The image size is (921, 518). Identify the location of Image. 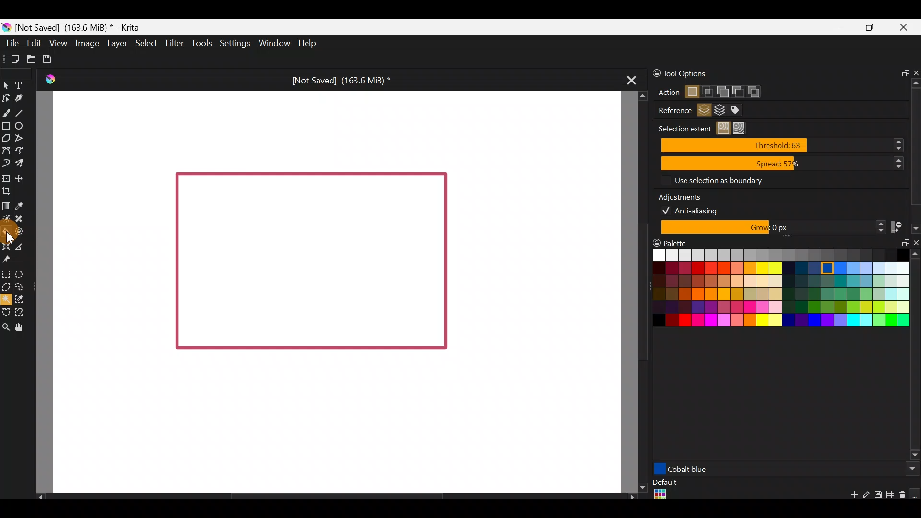
(87, 44).